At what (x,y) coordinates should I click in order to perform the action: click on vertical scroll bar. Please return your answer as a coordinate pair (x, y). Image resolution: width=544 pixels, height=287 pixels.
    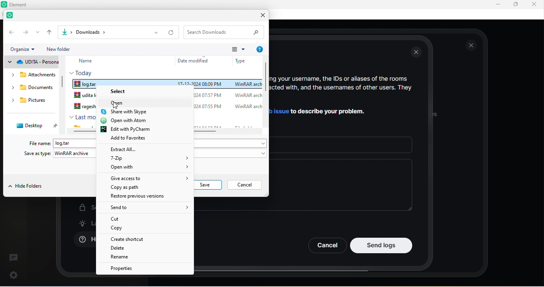
    Looking at the image, I should click on (266, 94).